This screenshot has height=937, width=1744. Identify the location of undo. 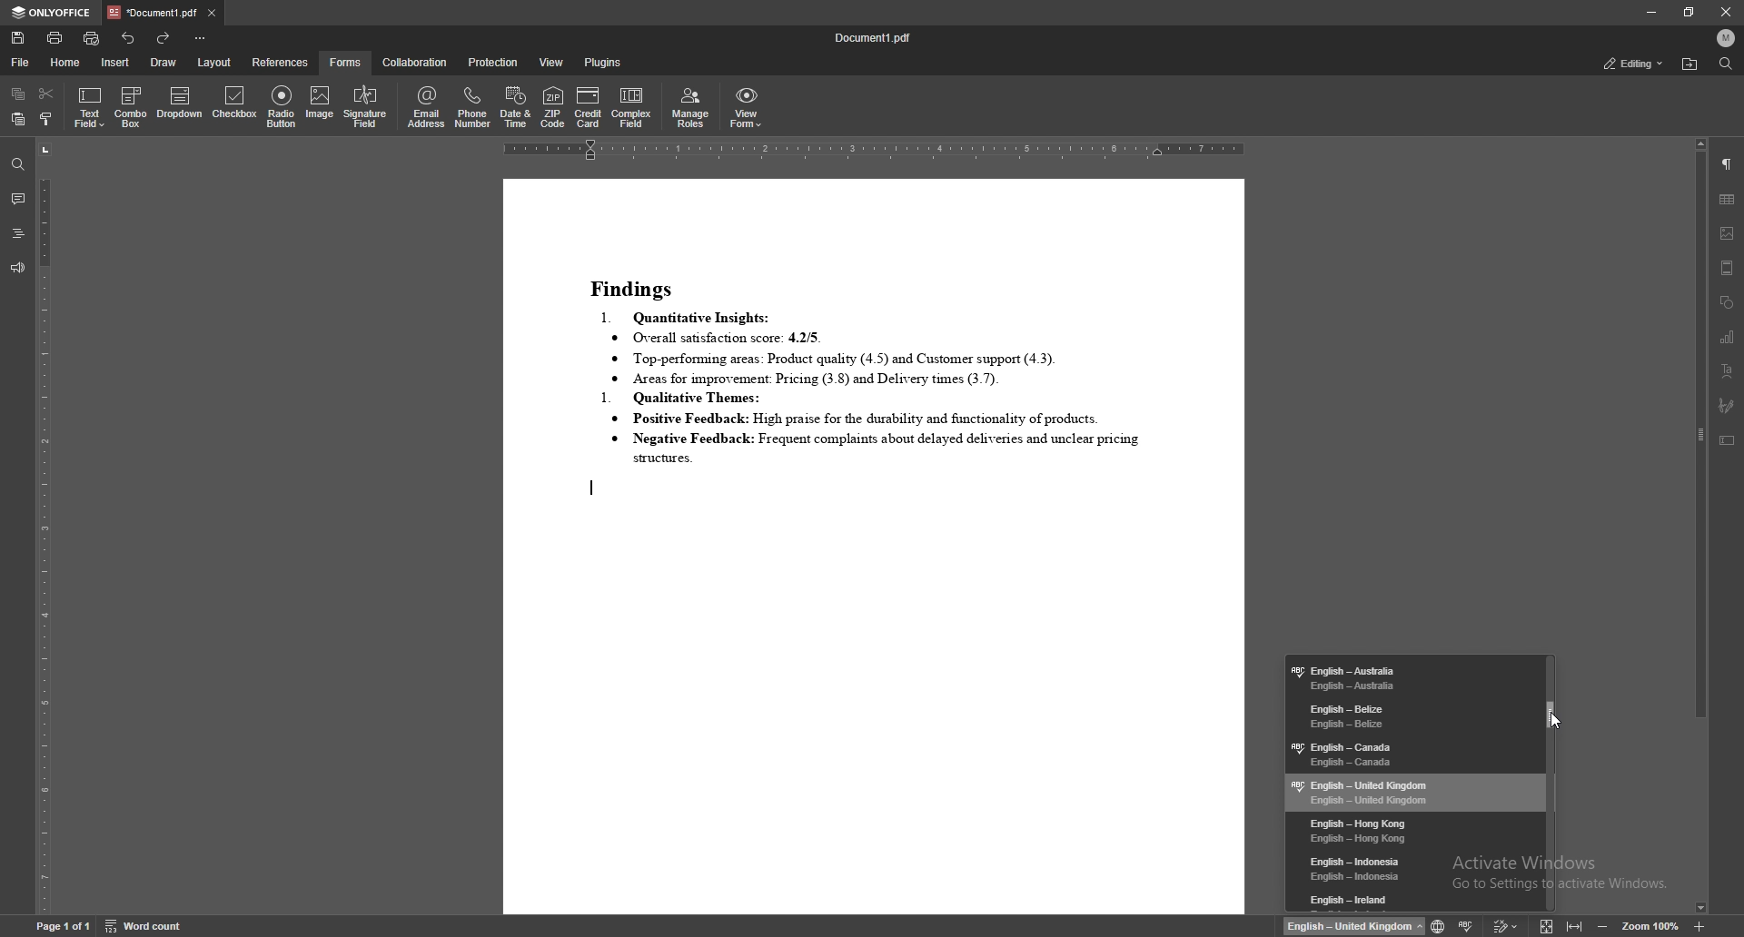
(129, 38).